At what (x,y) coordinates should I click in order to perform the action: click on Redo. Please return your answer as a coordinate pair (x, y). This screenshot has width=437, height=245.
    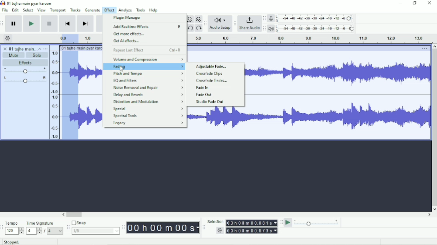
    Looking at the image, I should click on (198, 29).